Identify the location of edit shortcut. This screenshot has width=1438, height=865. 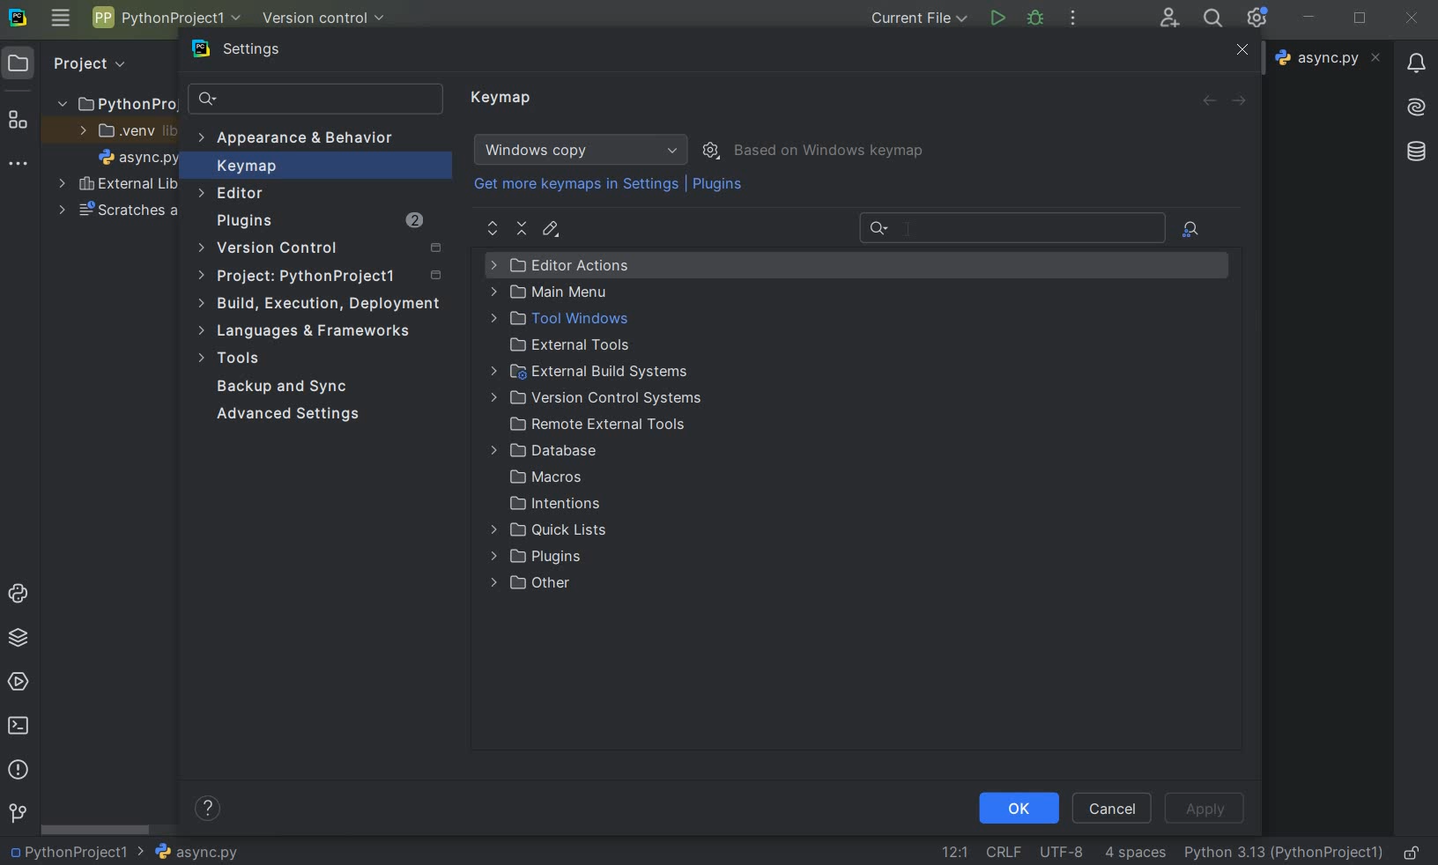
(550, 229).